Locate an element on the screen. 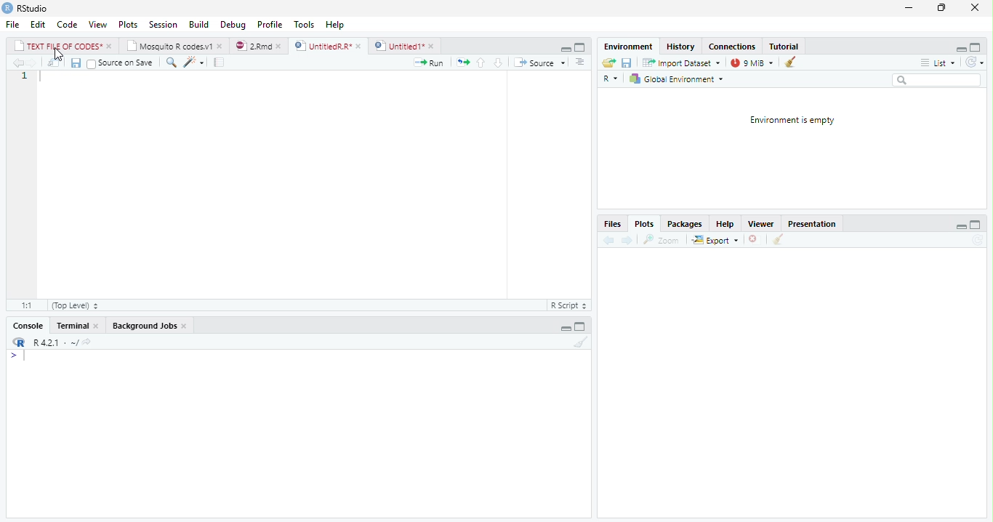  2rmd is located at coordinates (259, 45).